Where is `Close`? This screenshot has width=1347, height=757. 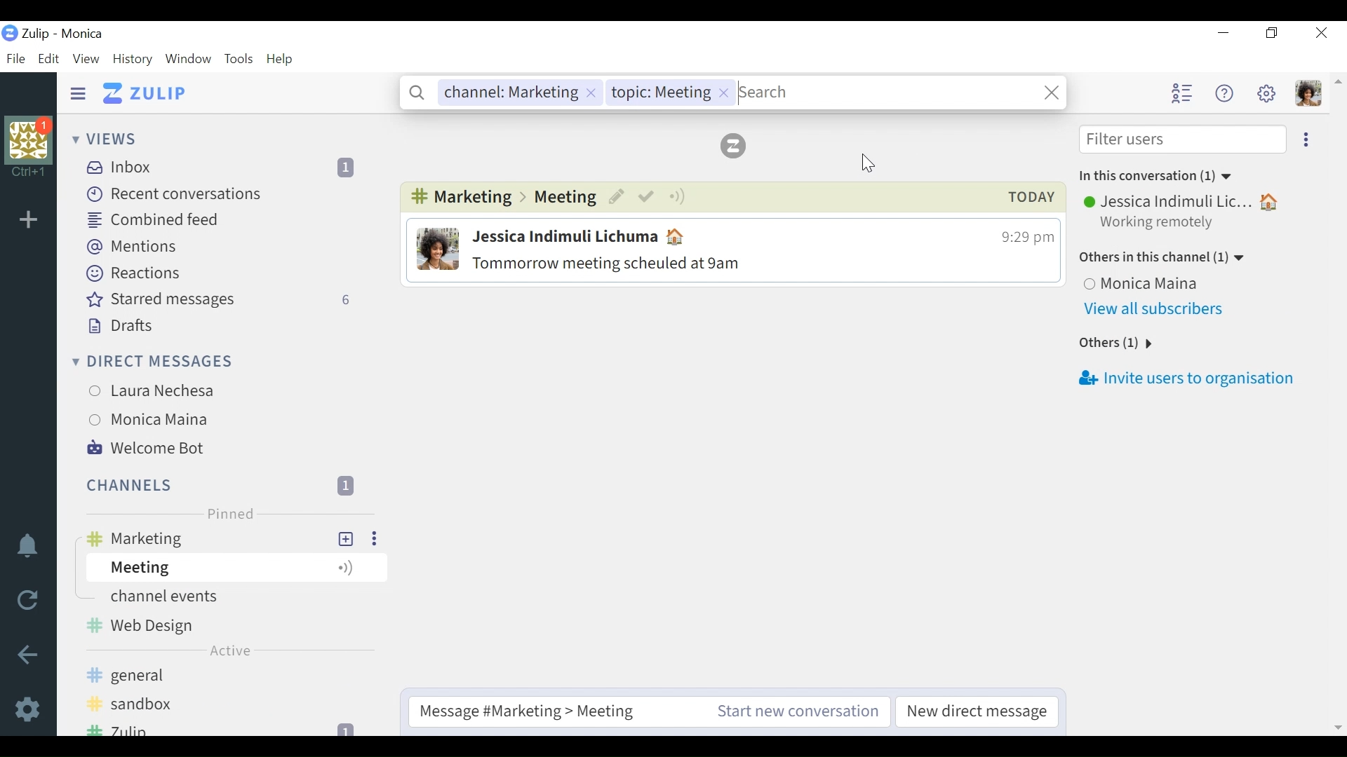 Close is located at coordinates (1320, 32).